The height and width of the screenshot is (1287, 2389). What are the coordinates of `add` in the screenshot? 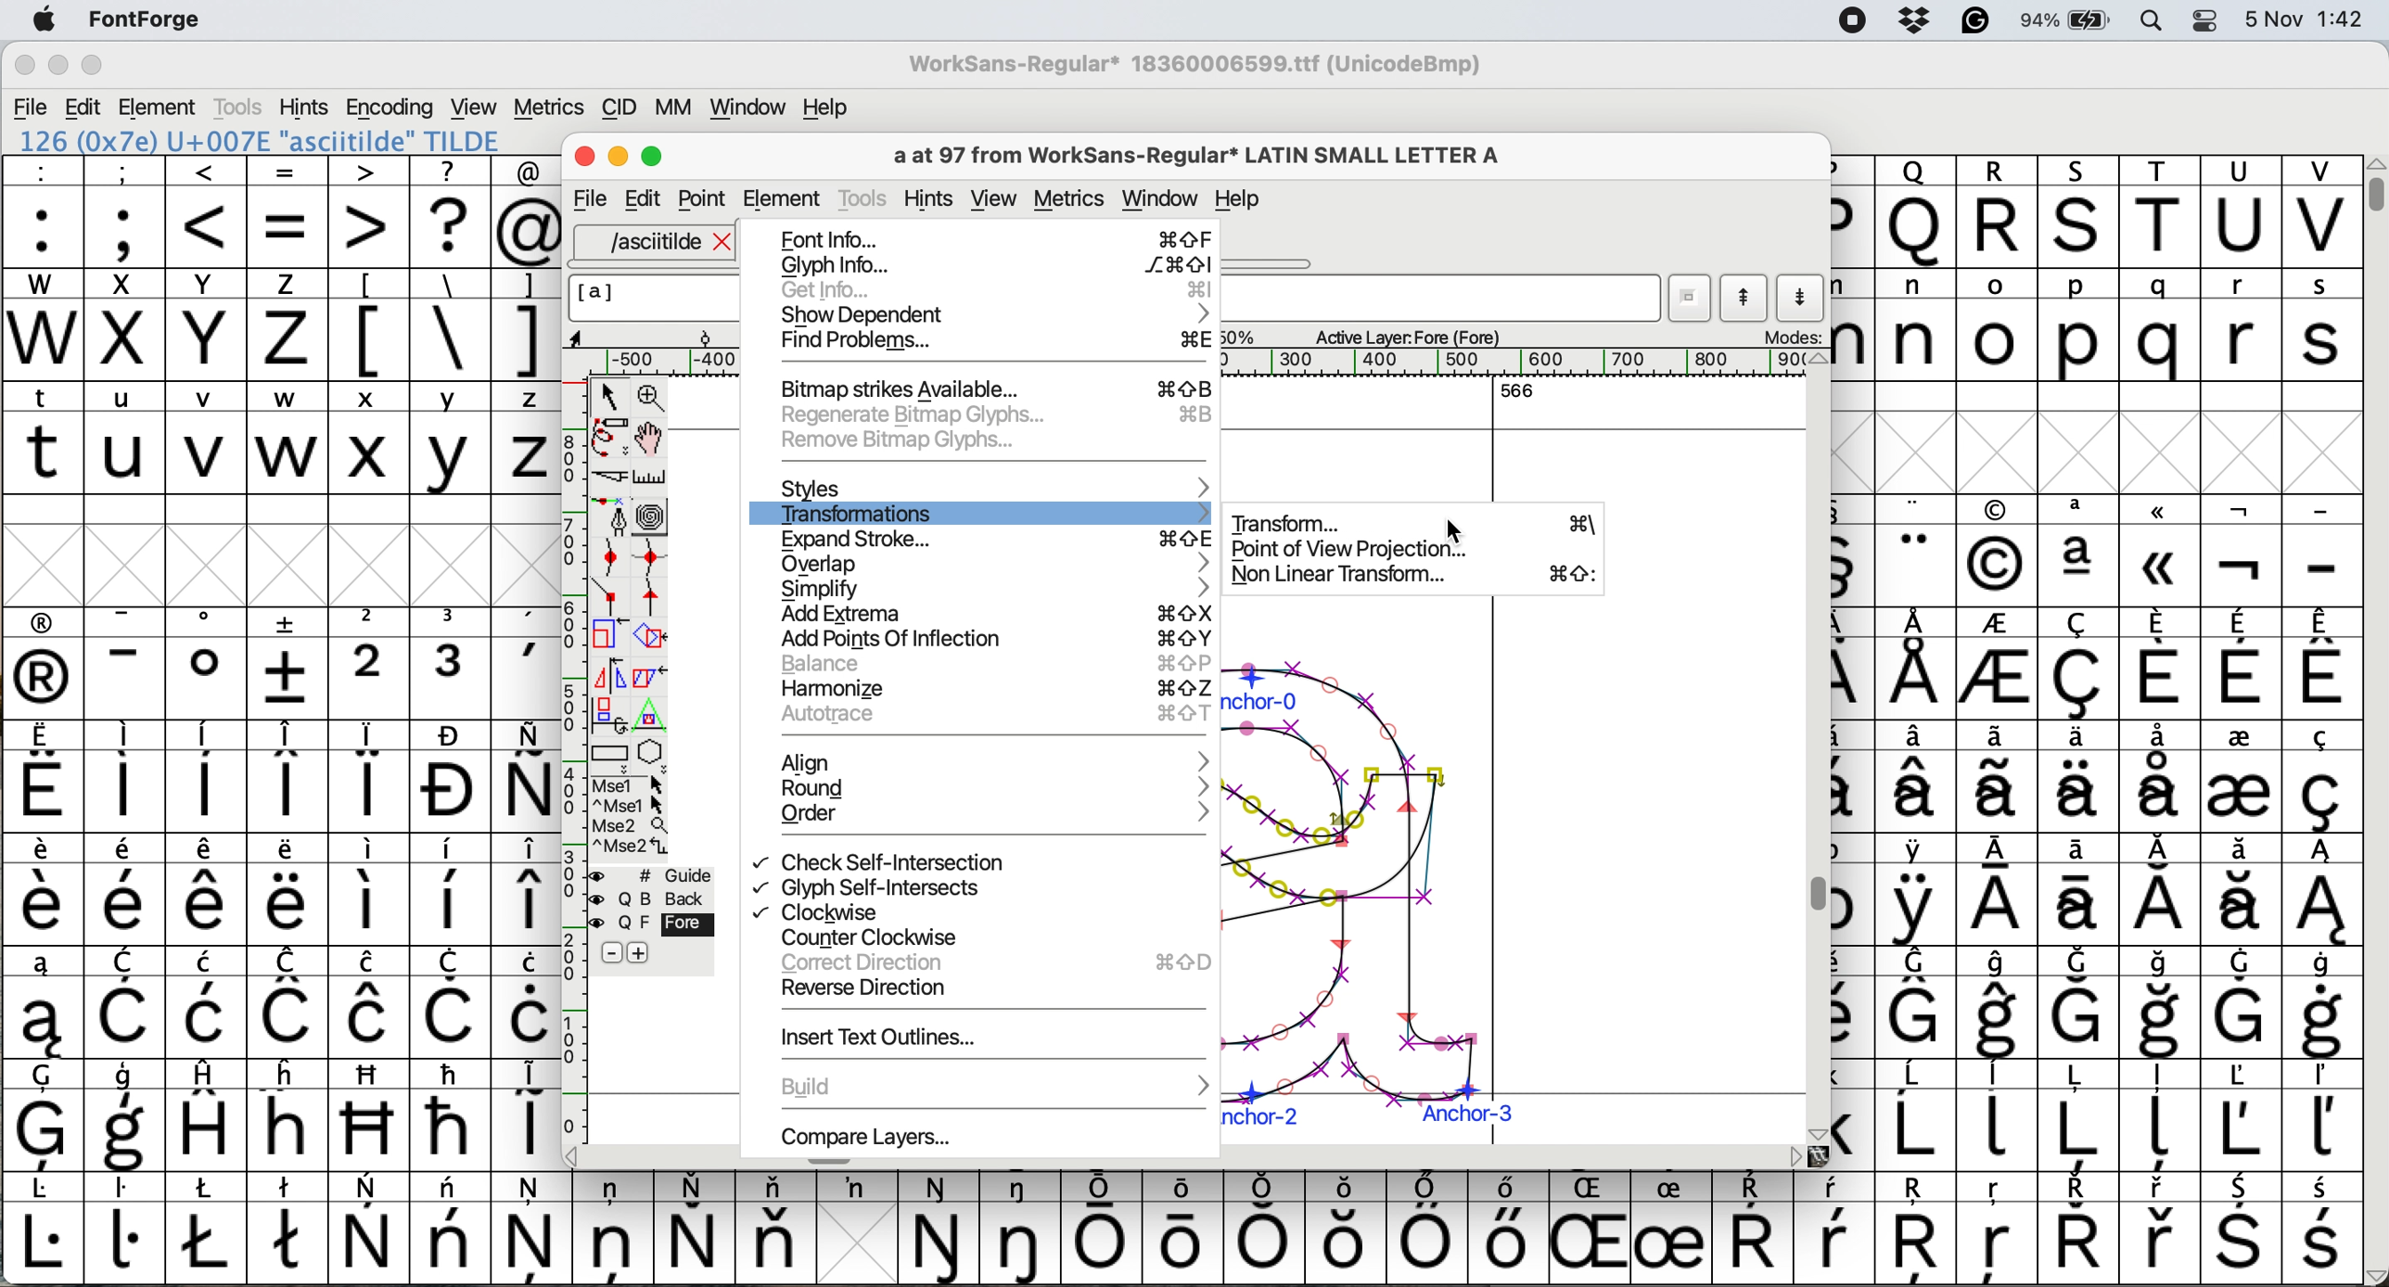 It's located at (641, 952).